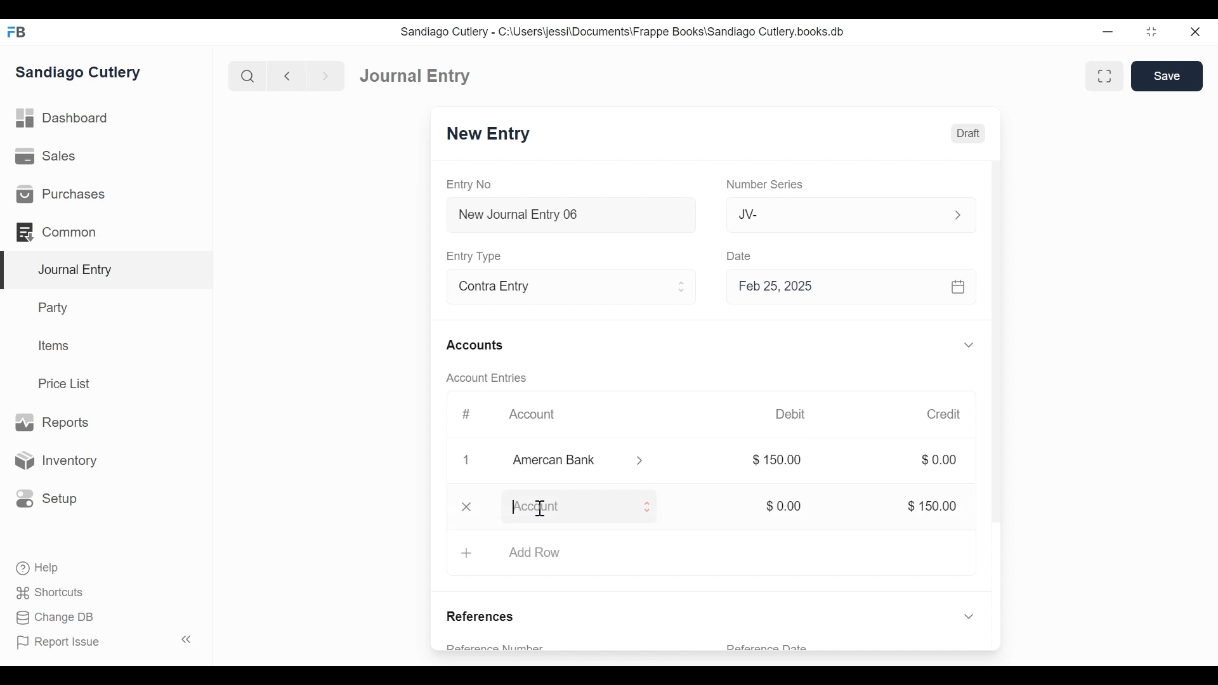 Image resolution: width=1218 pixels, height=685 pixels. What do you see at coordinates (846, 286) in the screenshot?
I see `Feb 25, 2025` at bounding box center [846, 286].